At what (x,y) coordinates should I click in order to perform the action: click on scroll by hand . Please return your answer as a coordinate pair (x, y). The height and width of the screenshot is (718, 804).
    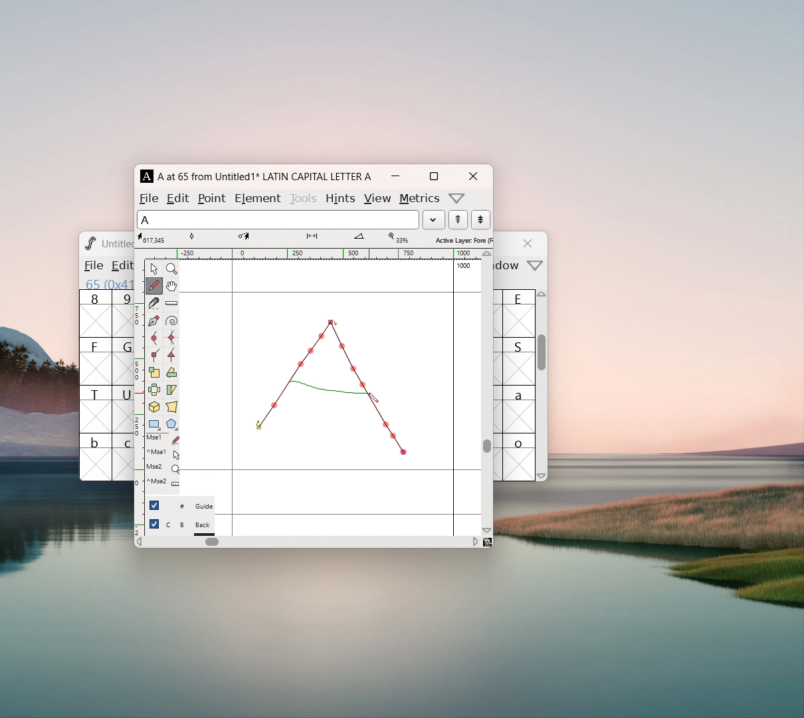
    Looking at the image, I should click on (171, 287).